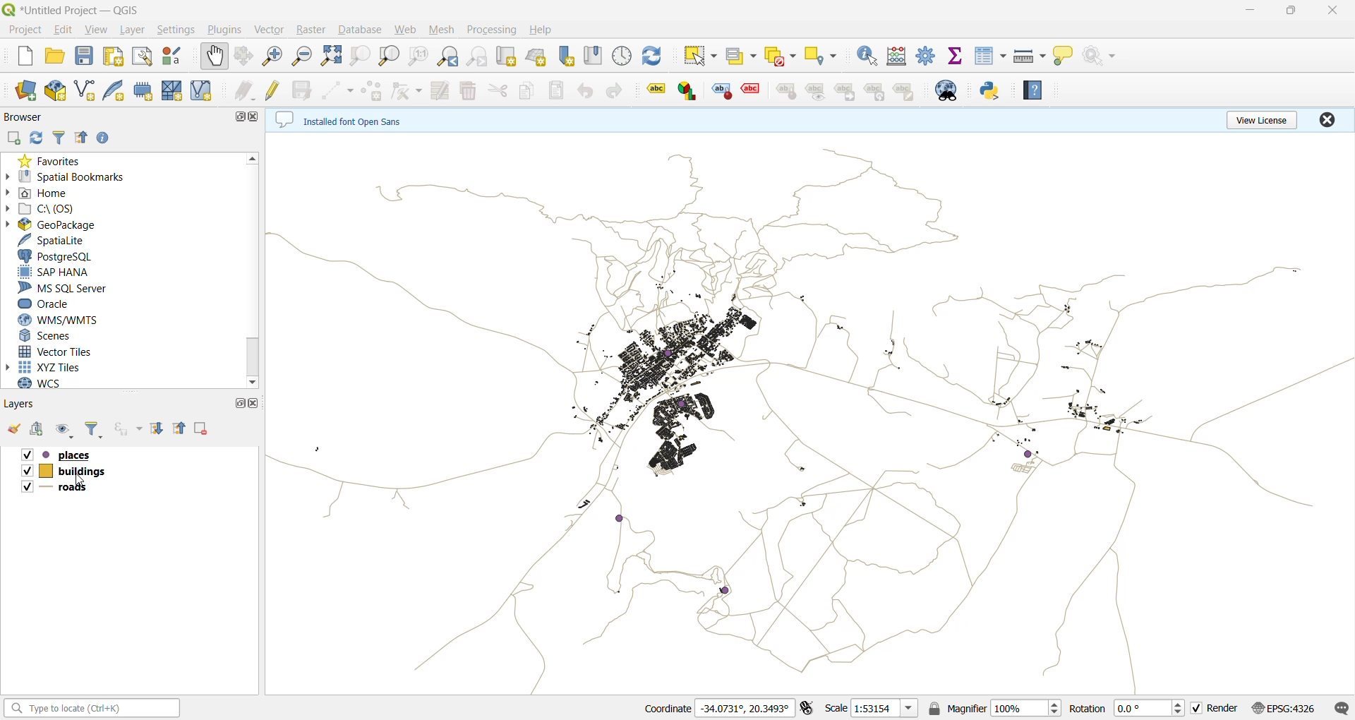 The width and height of the screenshot is (1355, 720). Describe the element at coordinates (44, 194) in the screenshot. I see `home` at that location.